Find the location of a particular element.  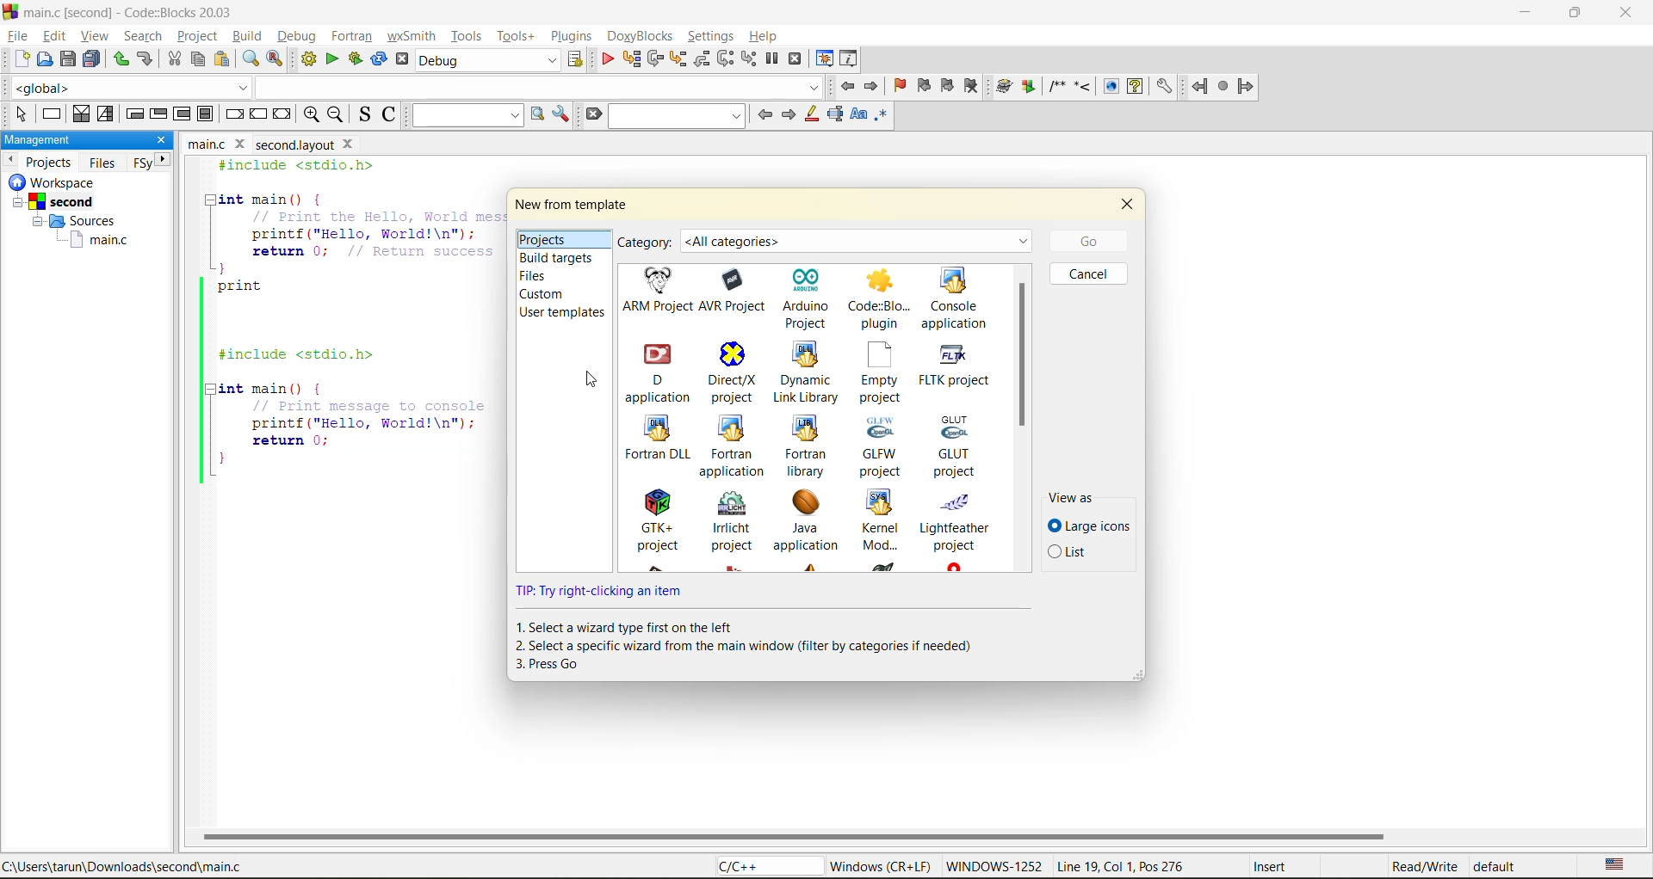

avr project is located at coordinates (737, 292).